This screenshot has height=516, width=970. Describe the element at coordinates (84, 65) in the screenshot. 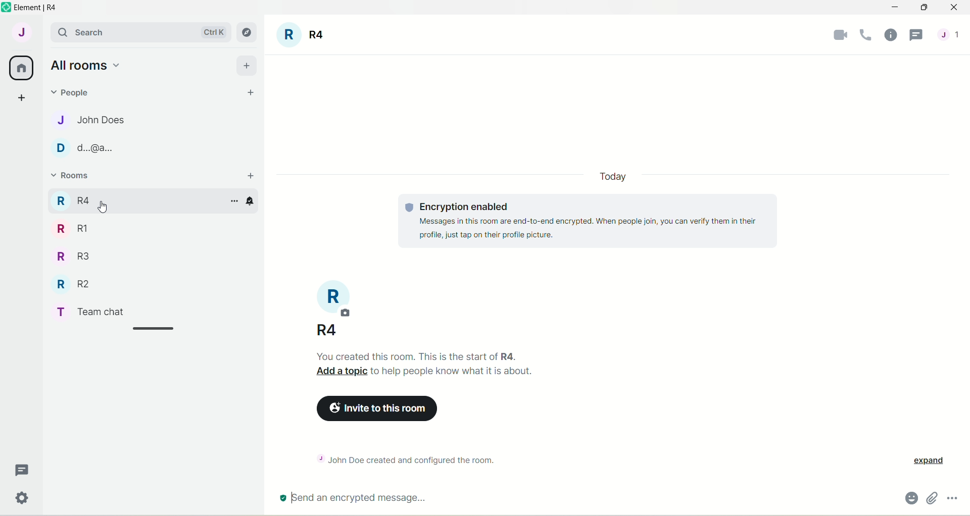

I see `all rooms` at that location.